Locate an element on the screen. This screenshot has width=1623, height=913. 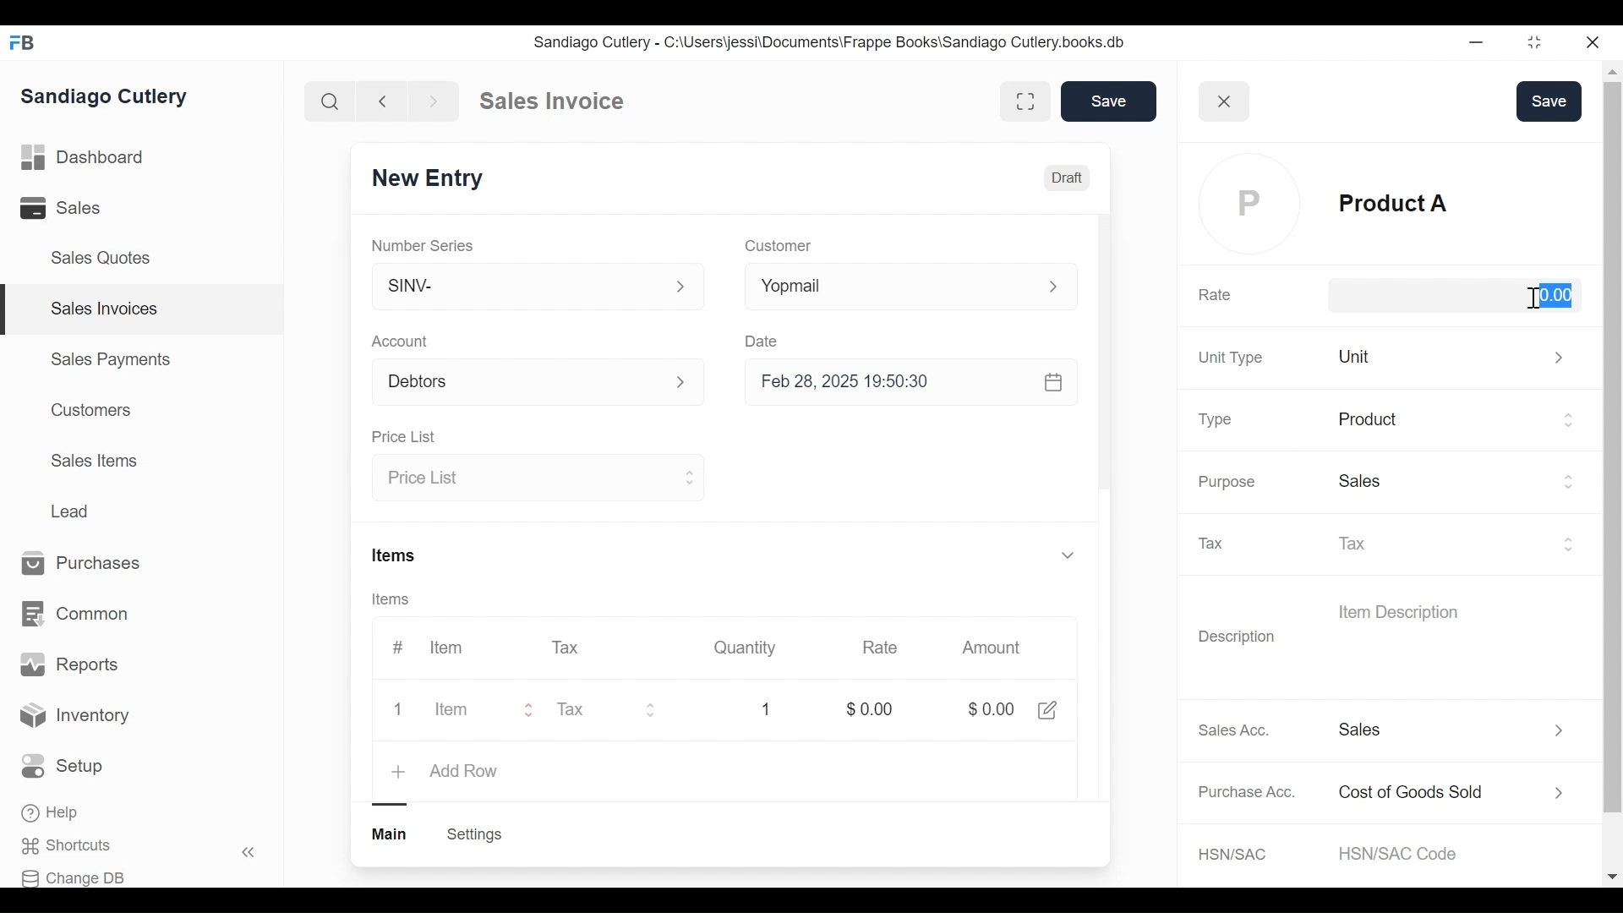
$0.00 is located at coordinates (1549, 294).